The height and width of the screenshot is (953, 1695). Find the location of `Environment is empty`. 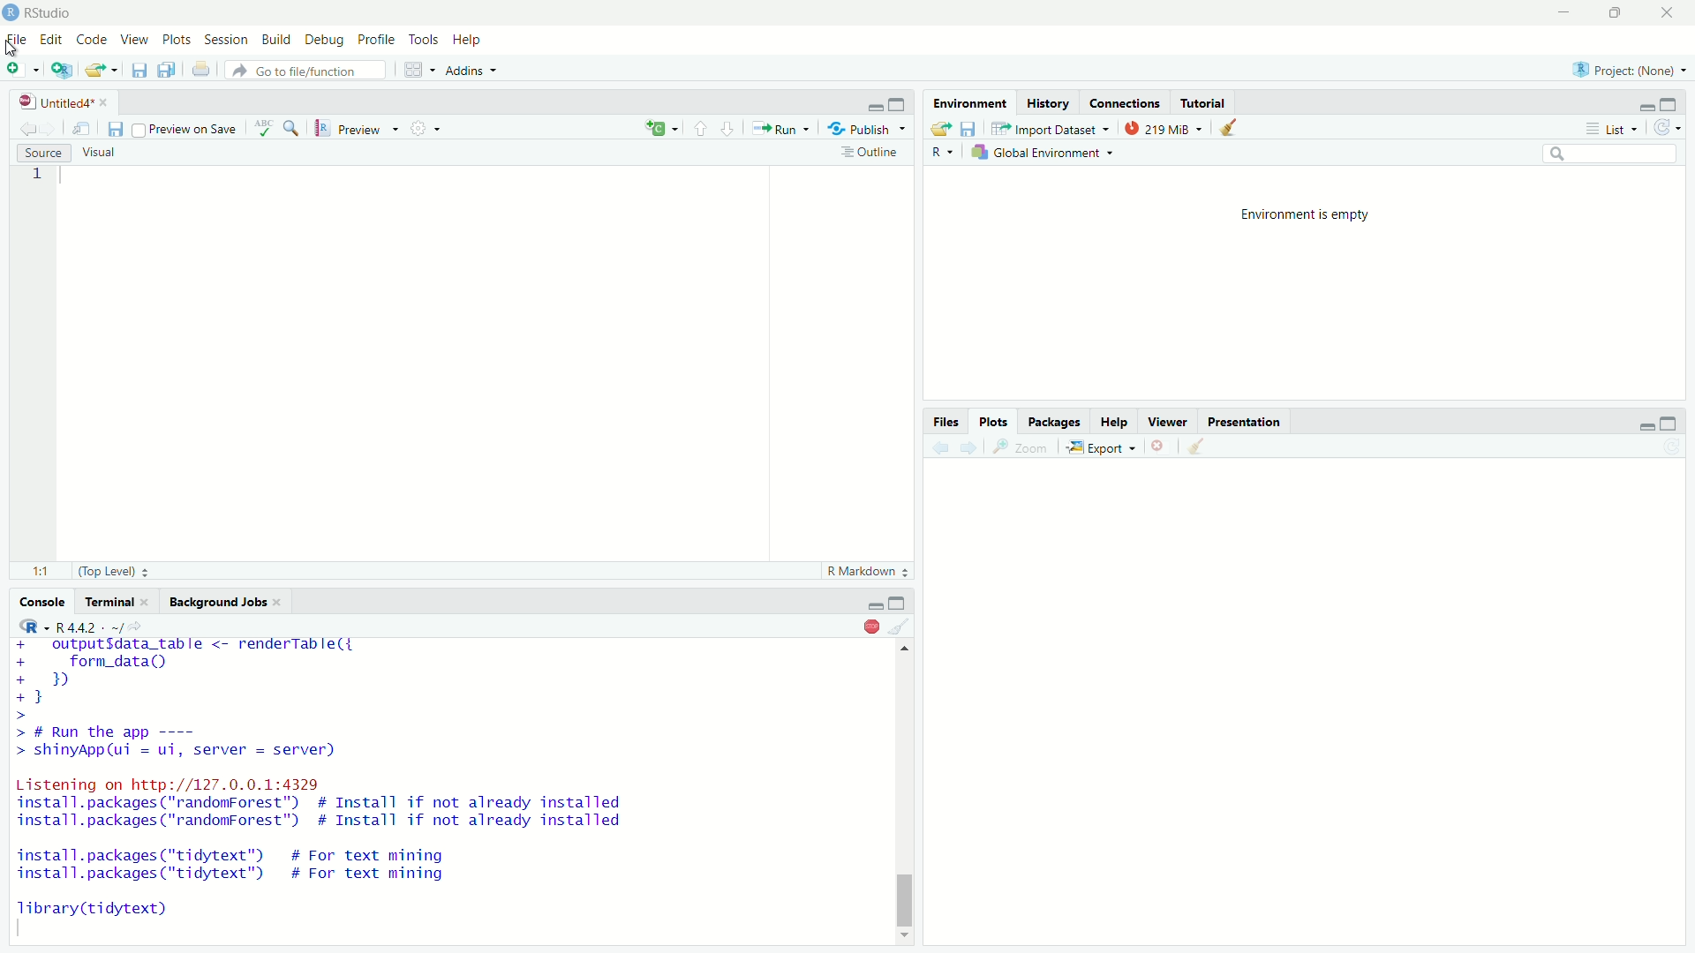

Environment is empty is located at coordinates (1303, 213).